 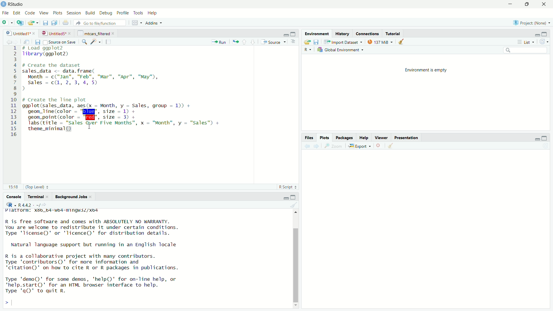 What do you see at coordinates (219, 42) in the screenshot?
I see `run current file` at bounding box center [219, 42].